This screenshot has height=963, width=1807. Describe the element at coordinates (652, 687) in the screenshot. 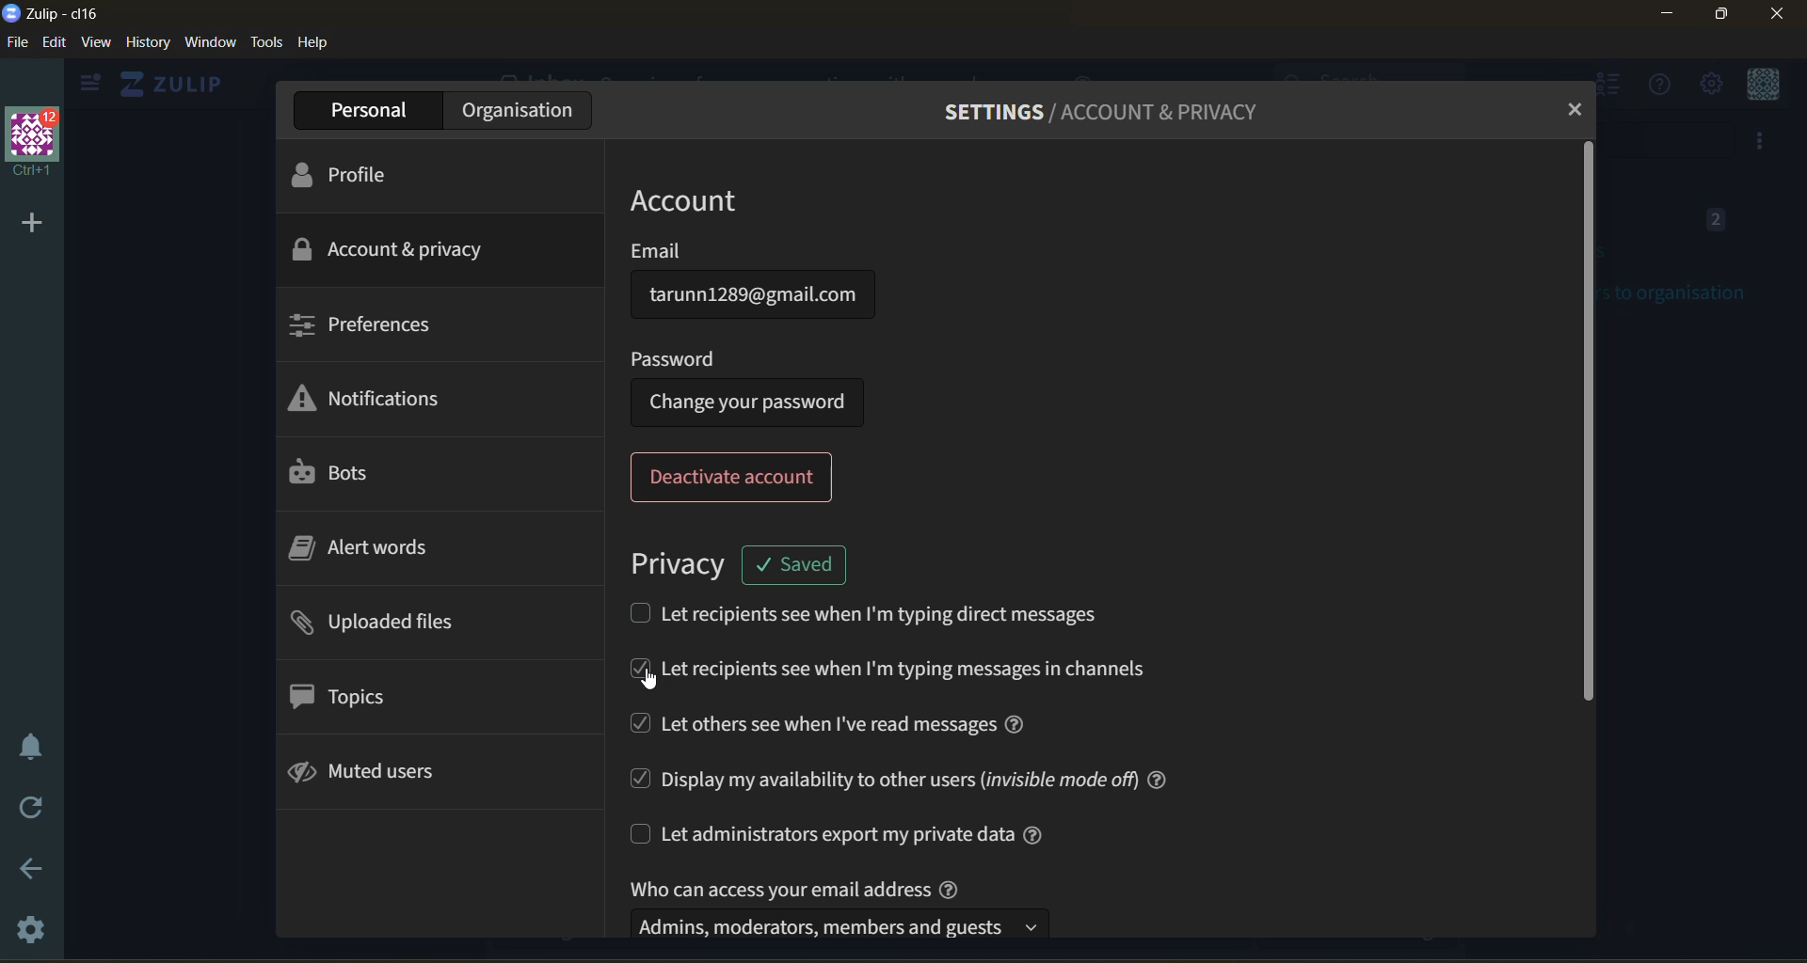

I see `cursor` at that location.